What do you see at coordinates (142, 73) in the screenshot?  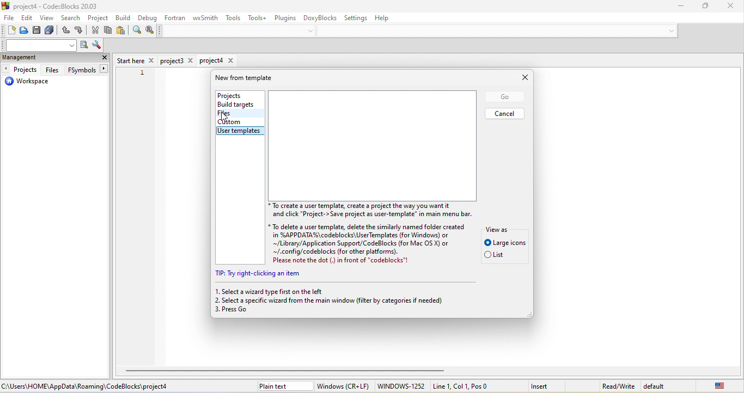 I see `1` at bounding box center [142, 73].